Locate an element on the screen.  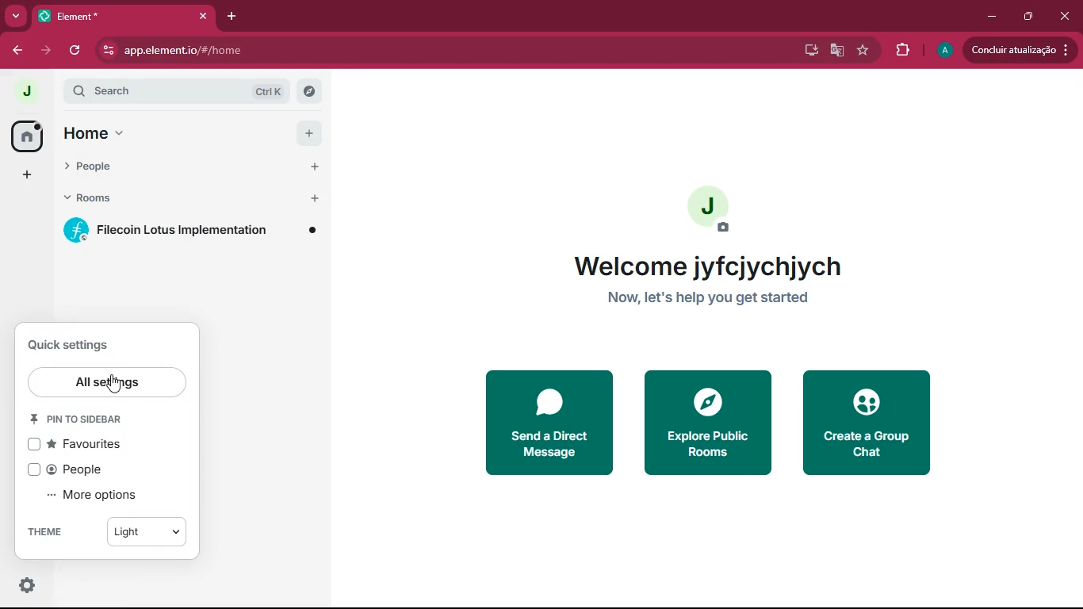
start chart is located at coordinates (314, 168).